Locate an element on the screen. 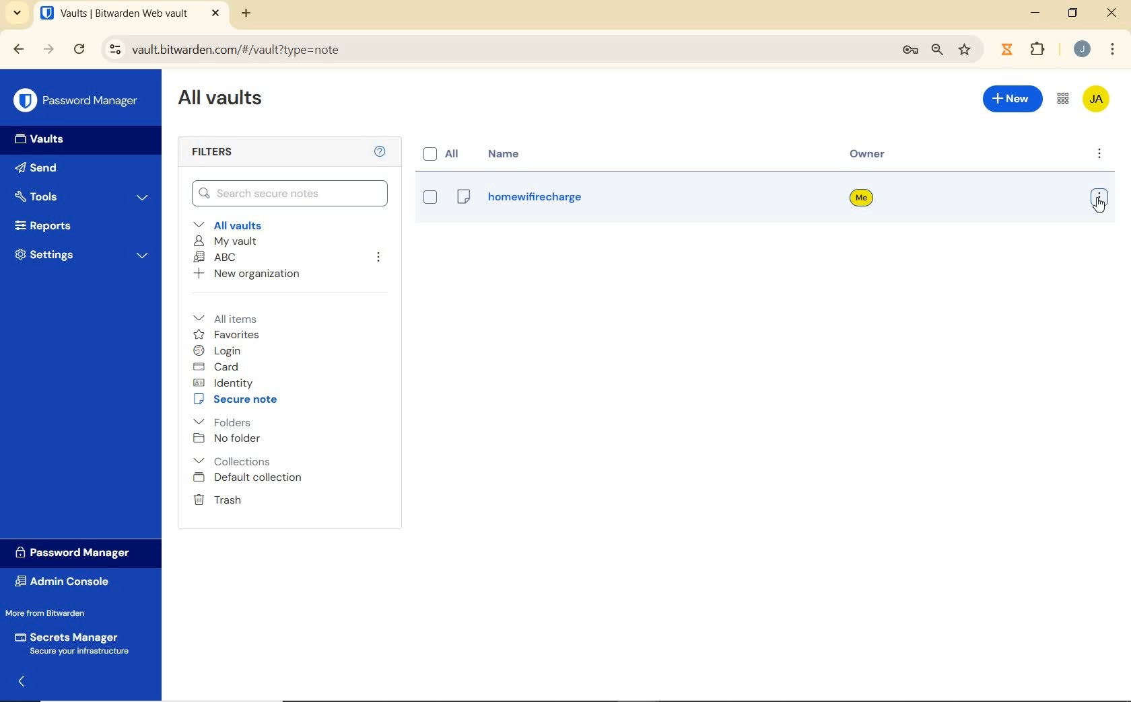  Password Manager is located at coordinates (79, 553).